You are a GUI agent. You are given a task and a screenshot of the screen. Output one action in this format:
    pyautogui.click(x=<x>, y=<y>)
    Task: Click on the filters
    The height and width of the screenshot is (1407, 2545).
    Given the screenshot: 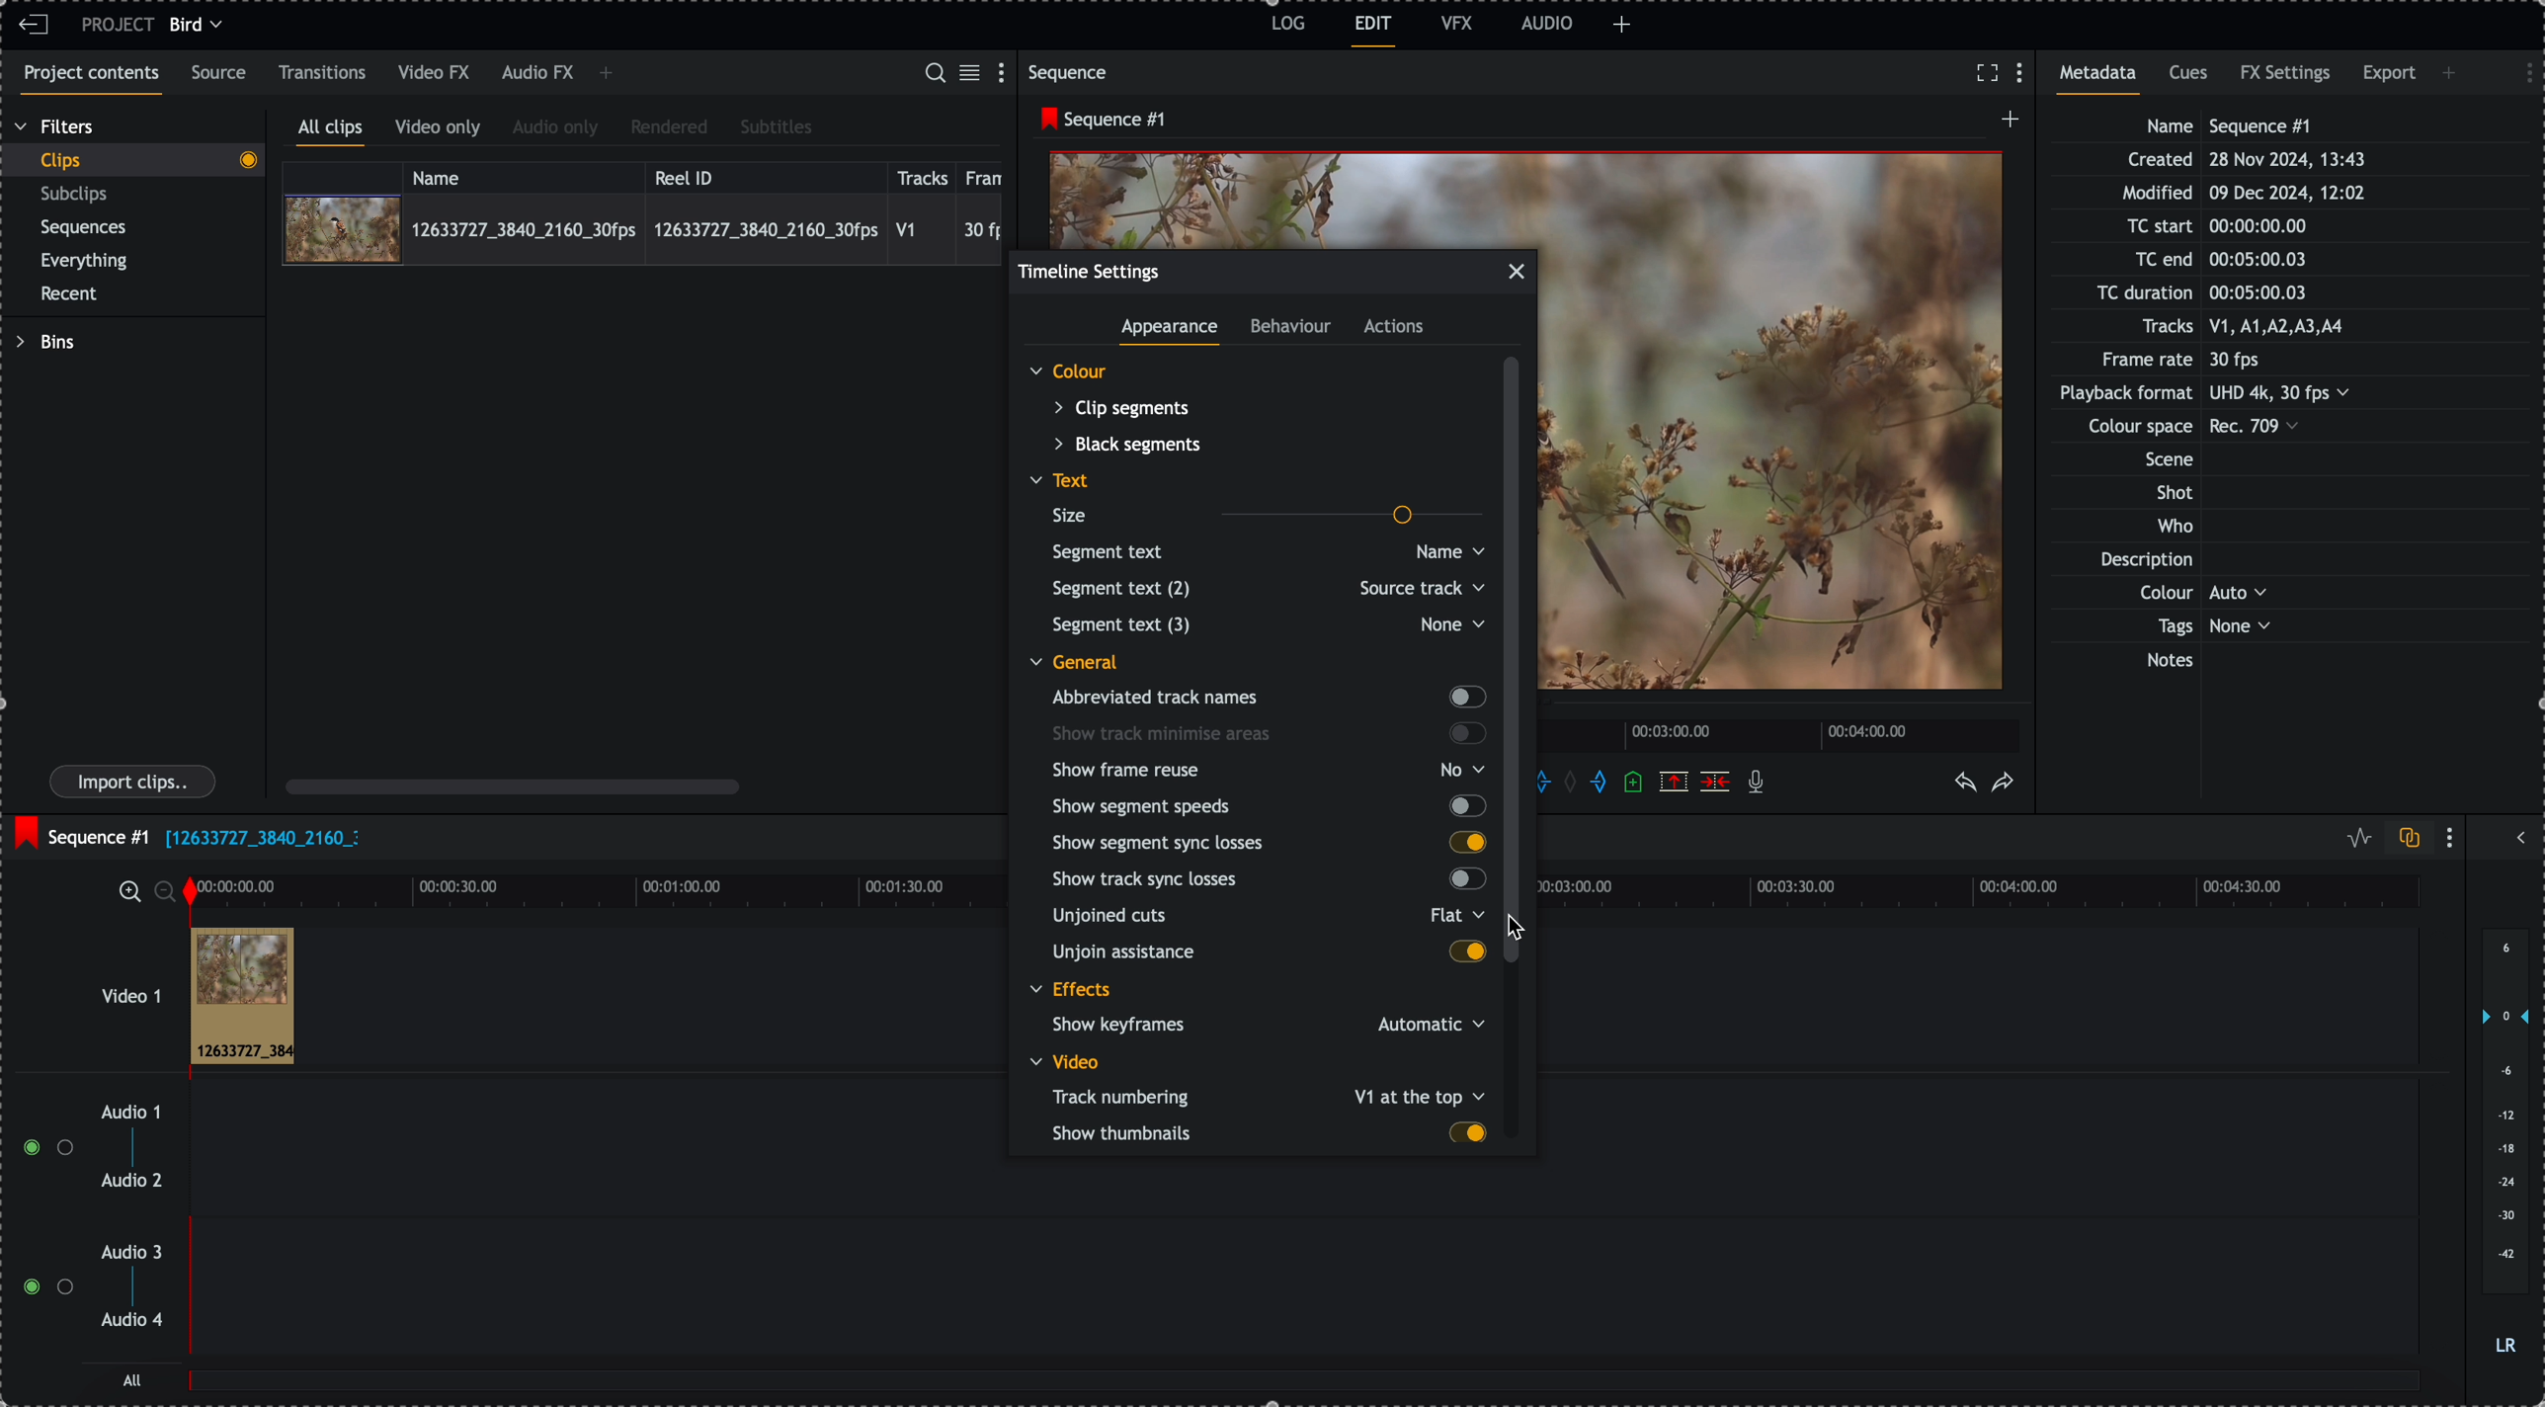 What is the action you would take?
    pyautogui.click(x=56, y=127)
    